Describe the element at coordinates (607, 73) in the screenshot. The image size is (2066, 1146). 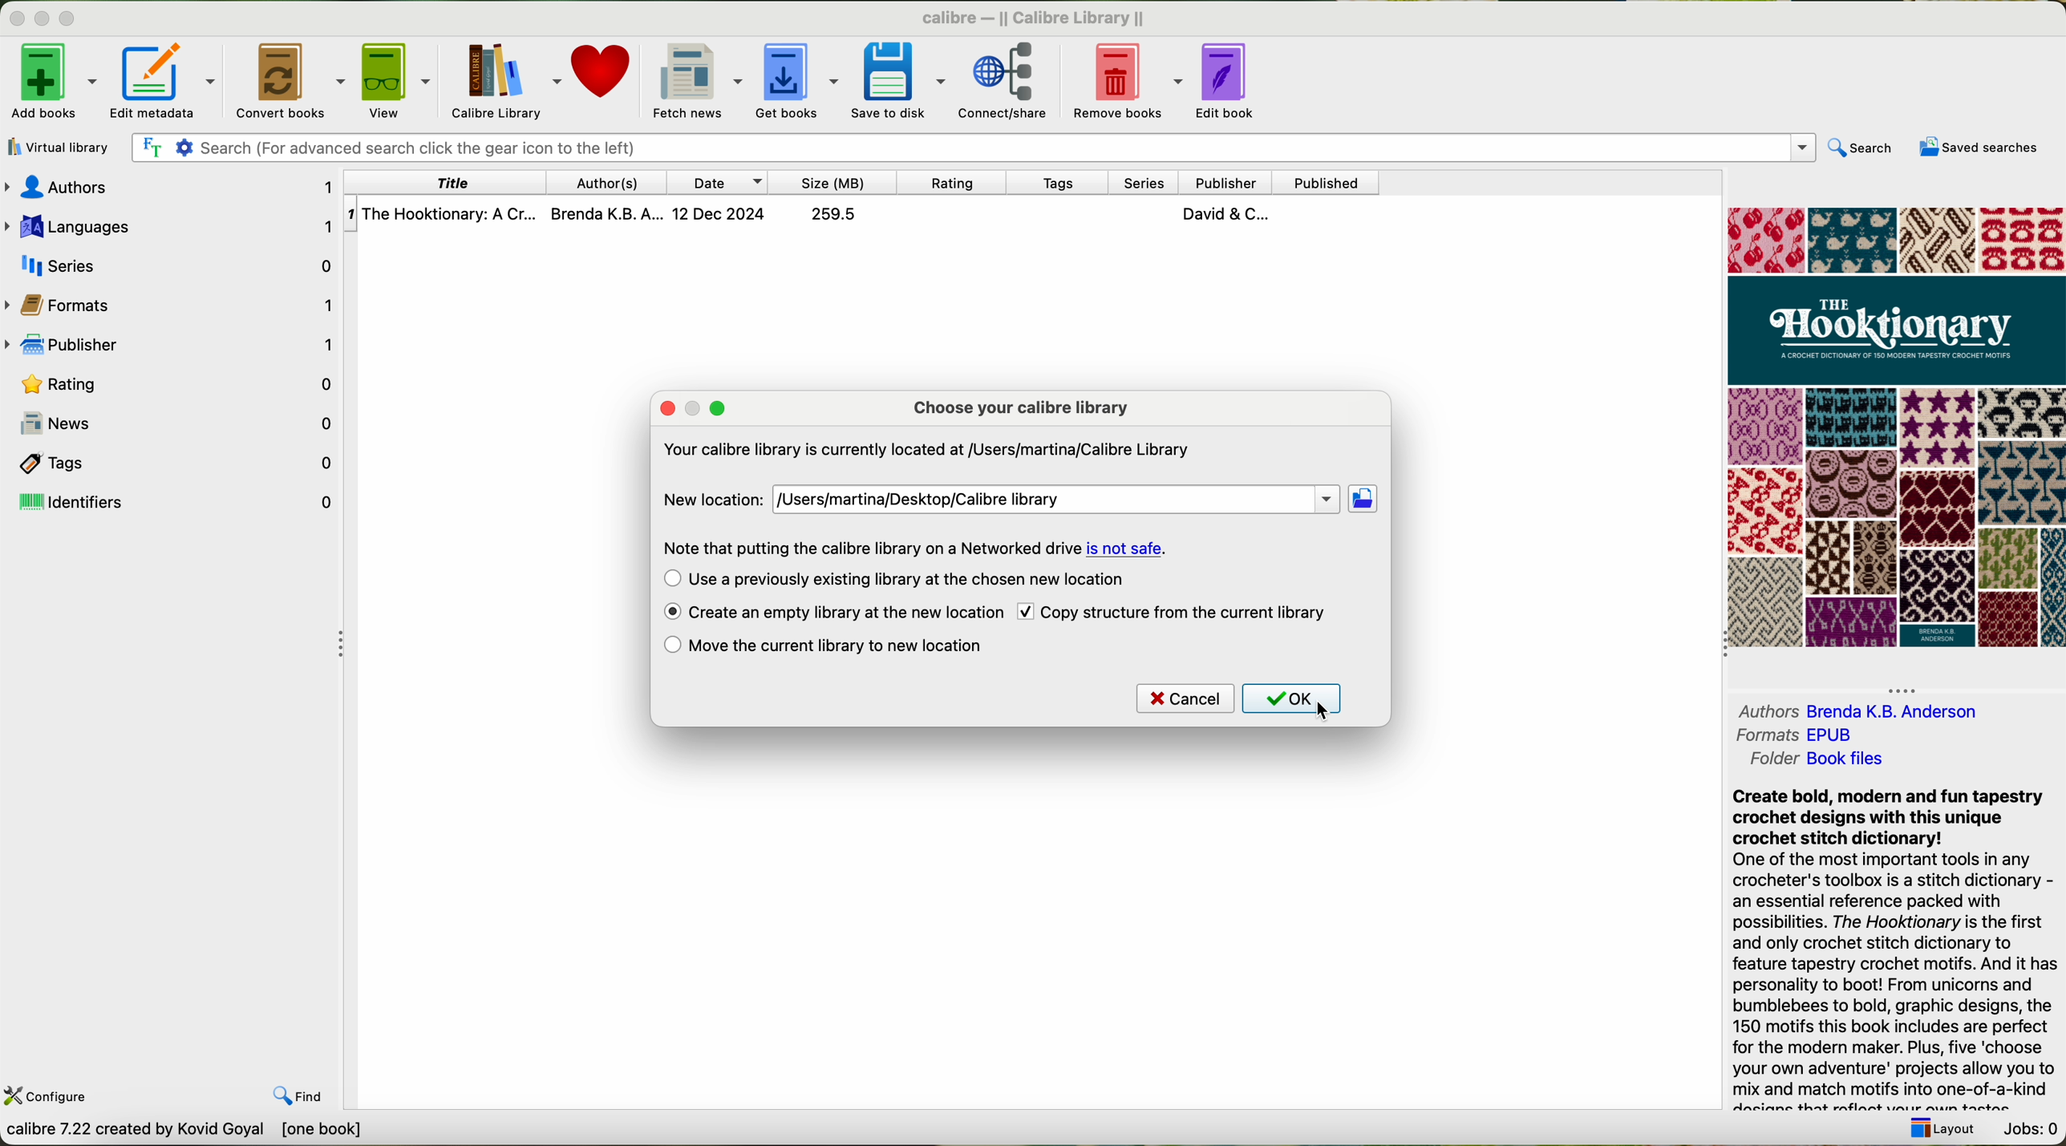
I see `donate` at that location.